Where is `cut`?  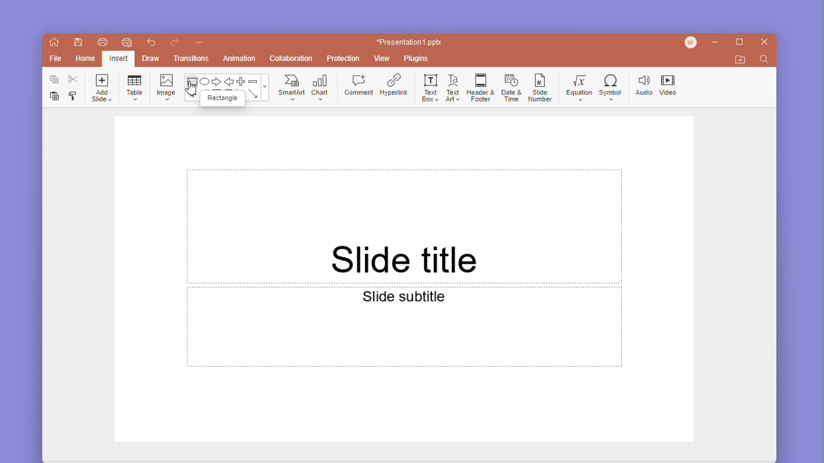
cut is located at coordinates (71, 80).